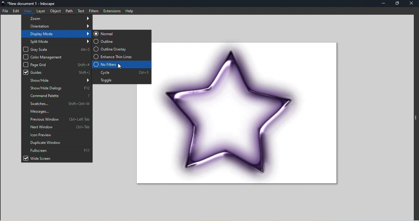 Image resolution: width=419 pixels, height=221 pixels. What do you see at coordinates (80, 10) in the screenshot?
I see `Text` at bounding box center [80, 10].